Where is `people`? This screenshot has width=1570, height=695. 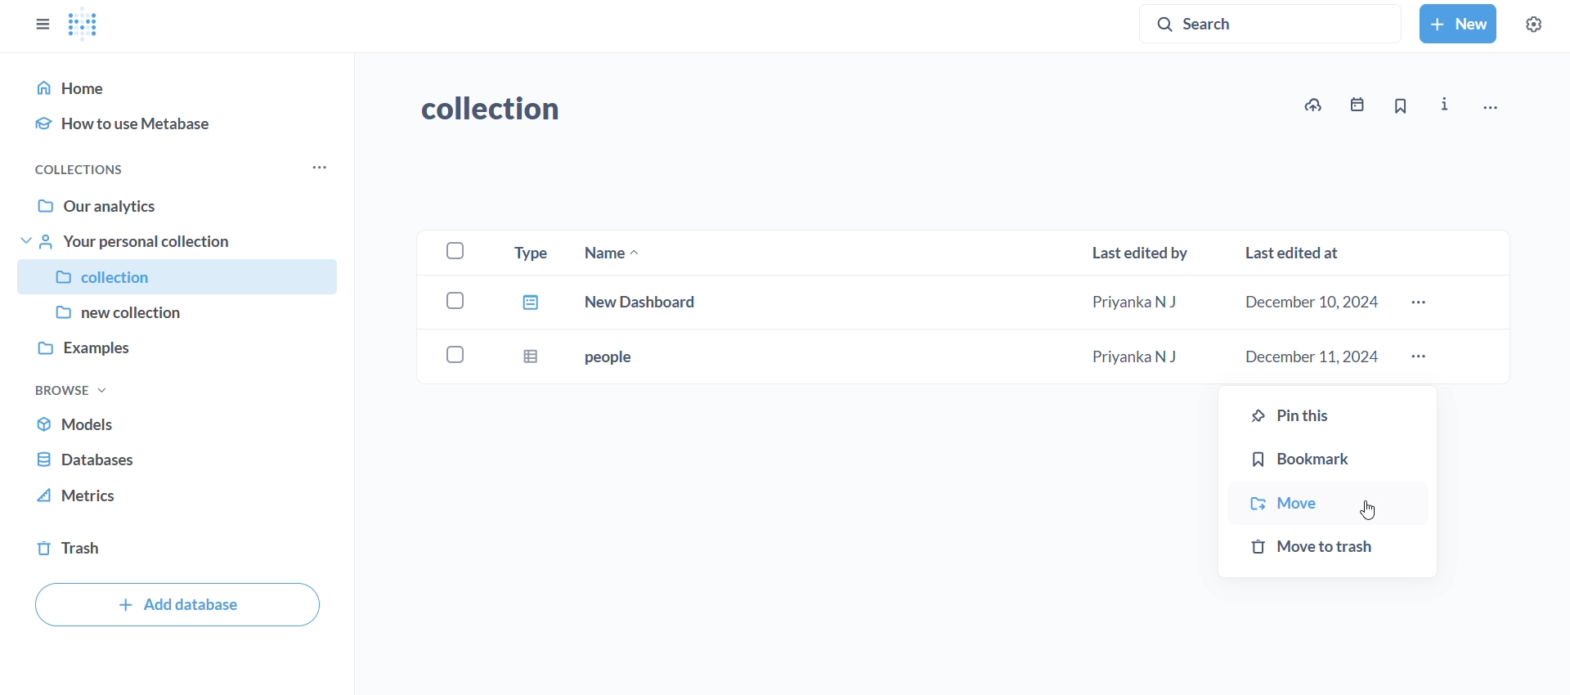 people is located at coordinates (606, 356).